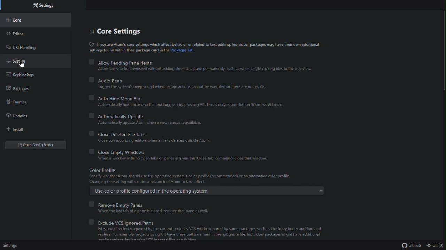  Describe the element at coordinates (443, 57) in the screenshot. I see `scrollbar` at that location.